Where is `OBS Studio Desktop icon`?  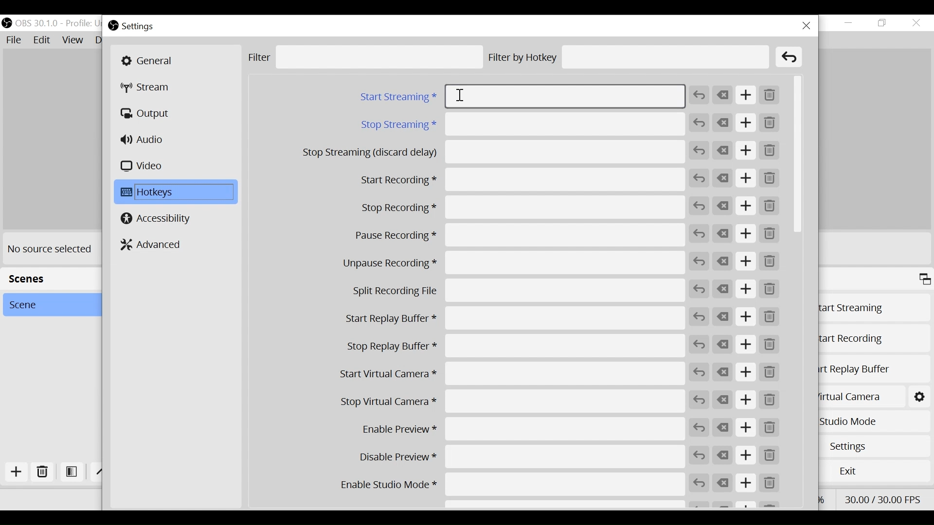
OBS Studio Desktop icon is located at coordinates (114, 25).